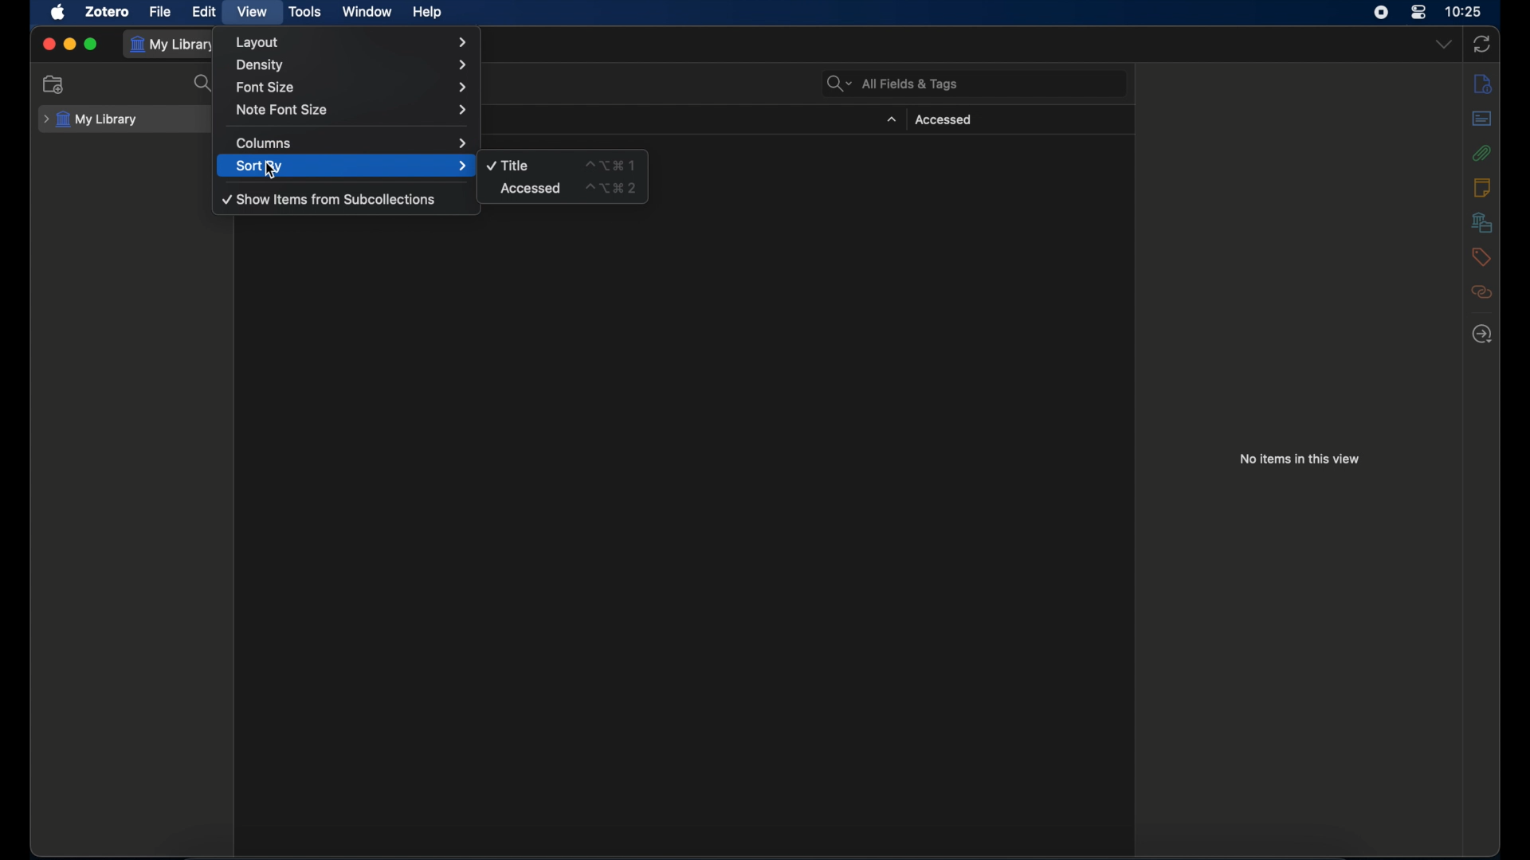 This screenshot has width=1530, height=860. What do you see at coordinates (1481, 153) in the screenshot?
I see `attachments` at bounding box center [1481, 153].